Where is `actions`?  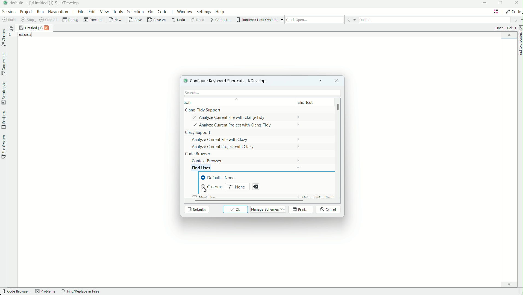 actions is located at coordinates (240, 136).